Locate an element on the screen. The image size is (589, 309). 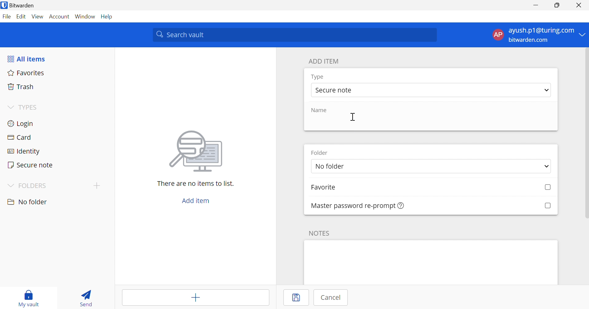
Secure note is located at coordinates (31, 165).